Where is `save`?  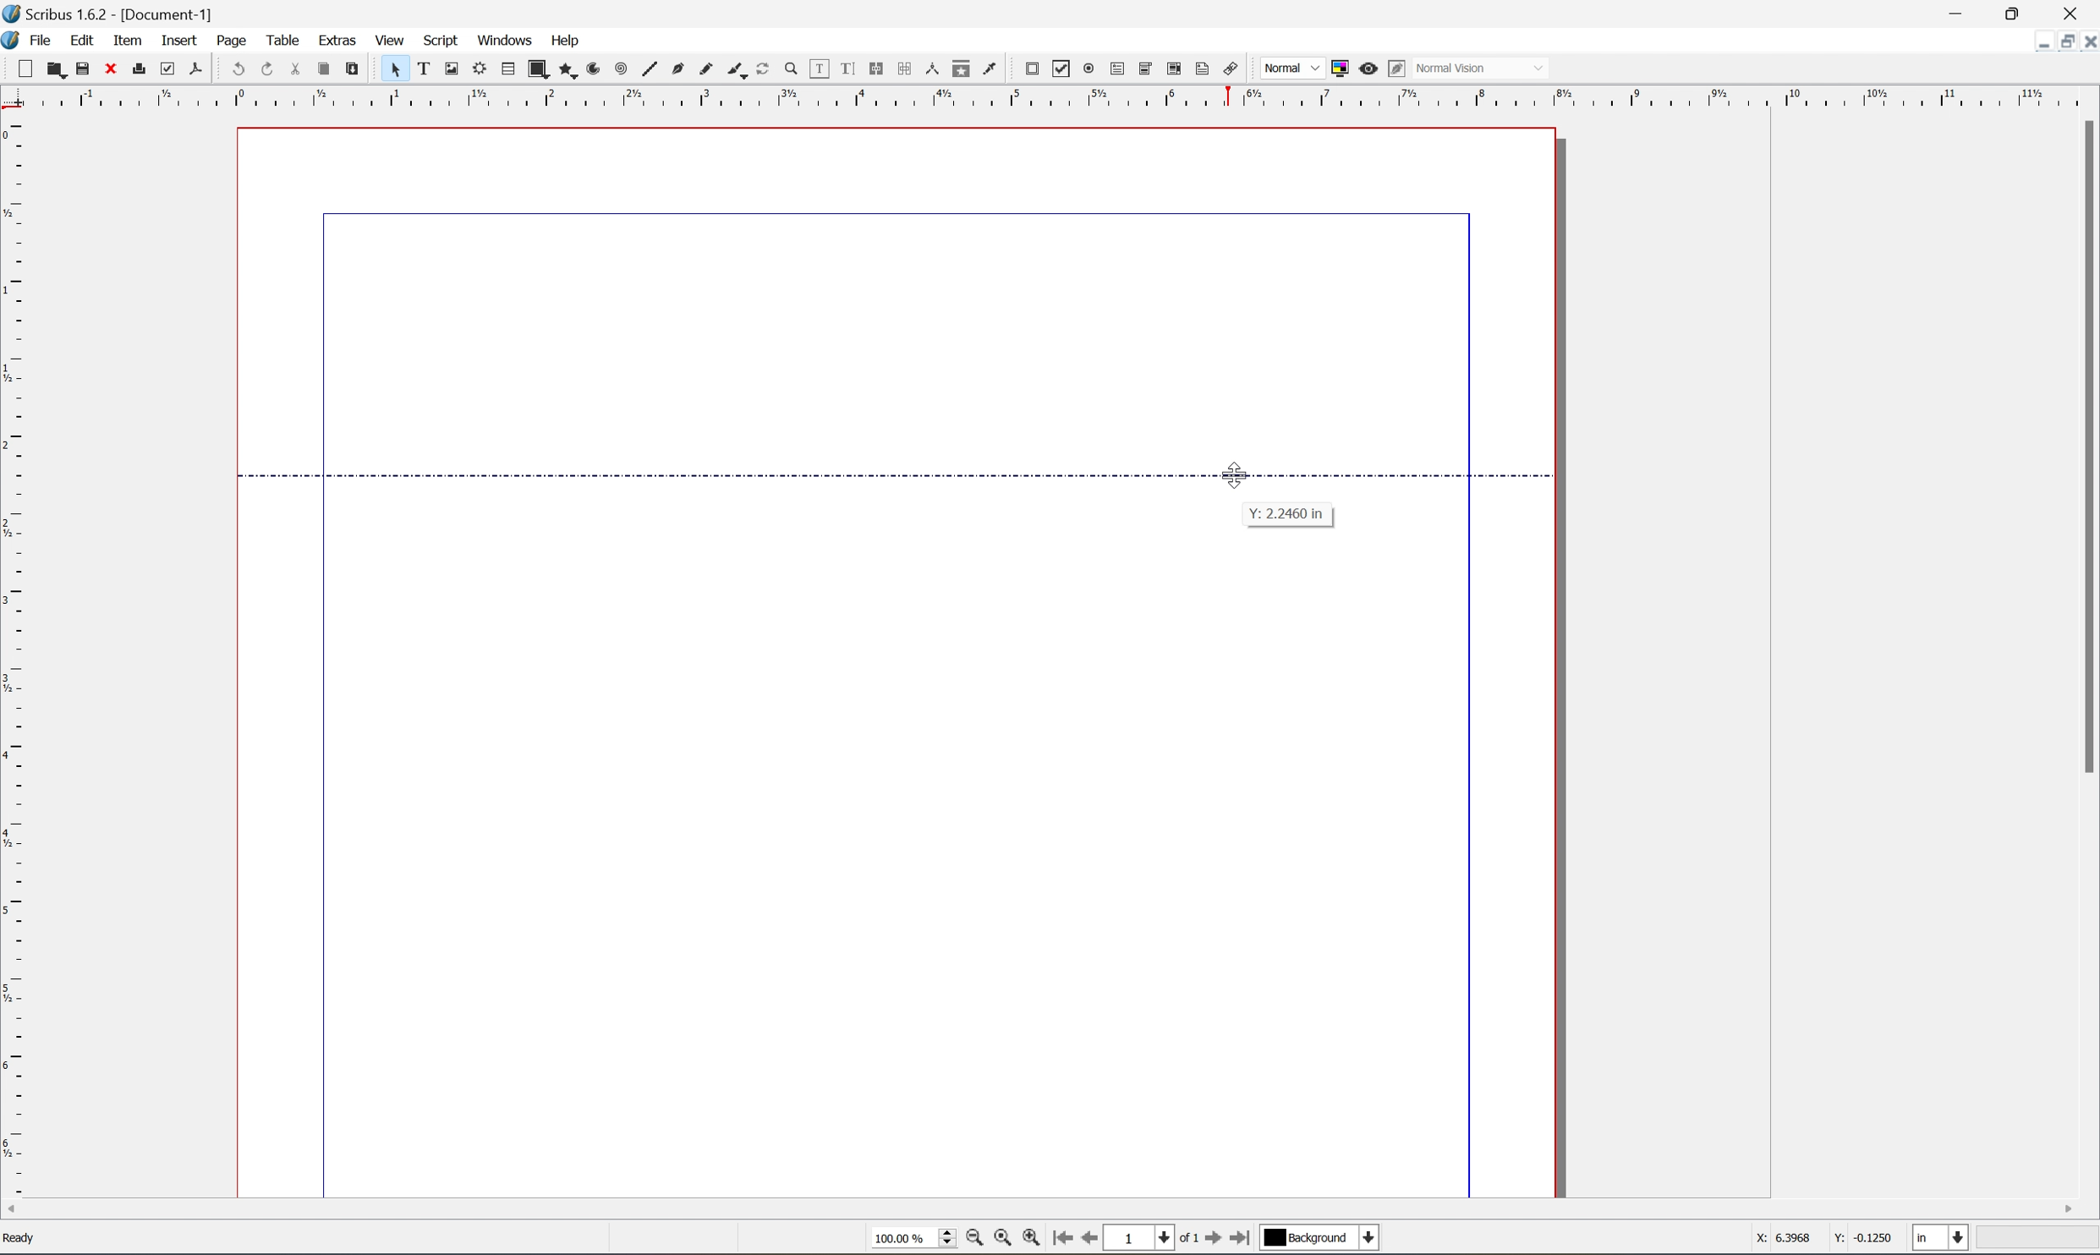
save is located at coordinates (81, 68).